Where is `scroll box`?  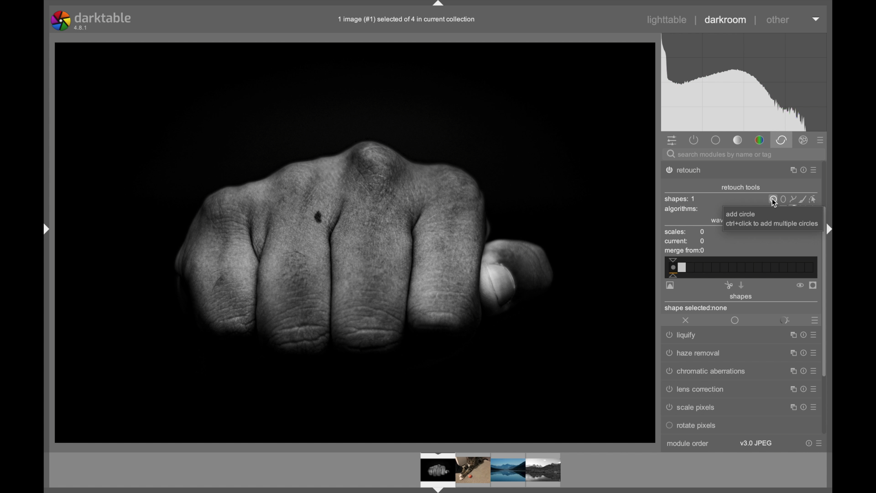 scroll box is located at coordinates (825, 291).